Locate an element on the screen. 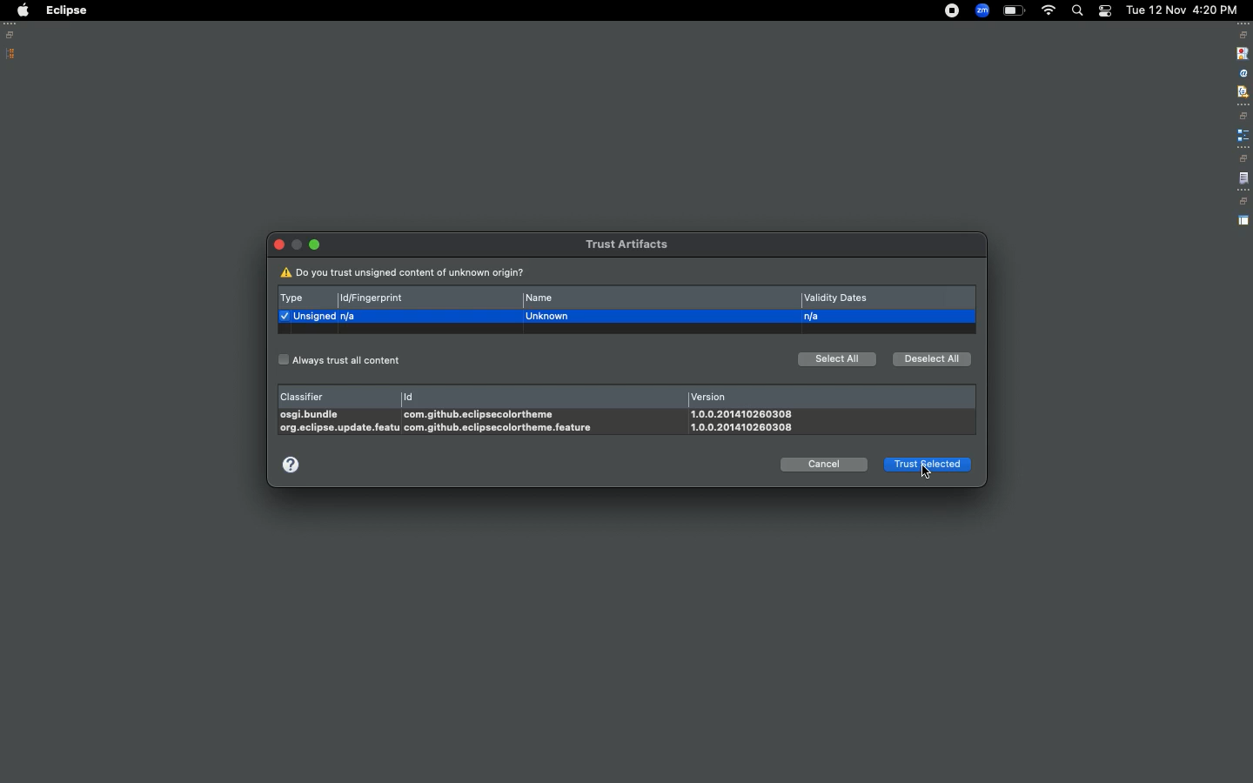  Name is located at coordinates (550, 298).